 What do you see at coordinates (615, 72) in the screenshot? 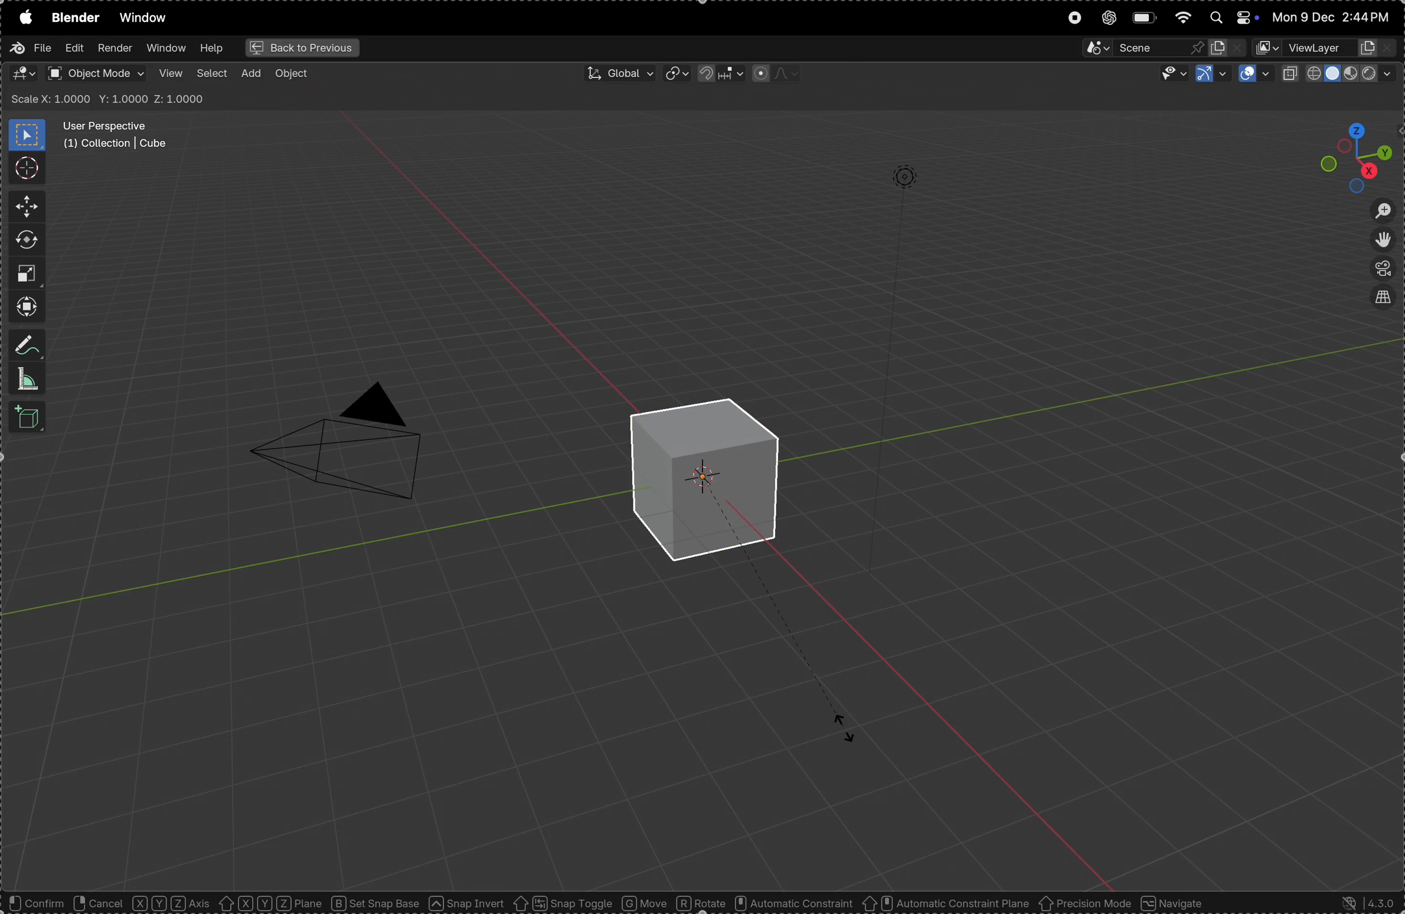
I see `Global` at bounding box center [615, 72].